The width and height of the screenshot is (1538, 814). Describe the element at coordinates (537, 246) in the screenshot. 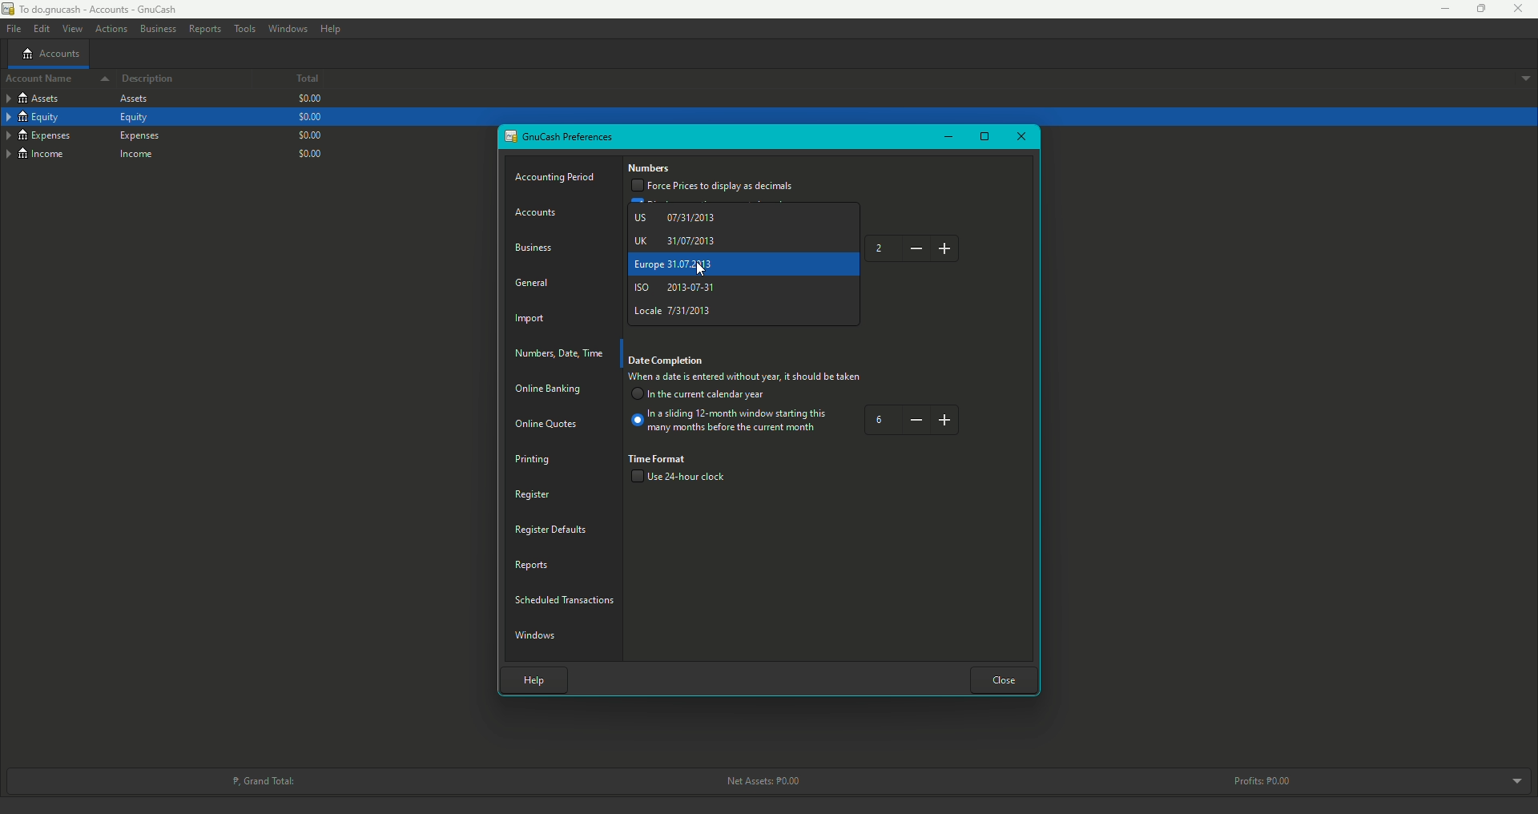

I see `Business` at that location.